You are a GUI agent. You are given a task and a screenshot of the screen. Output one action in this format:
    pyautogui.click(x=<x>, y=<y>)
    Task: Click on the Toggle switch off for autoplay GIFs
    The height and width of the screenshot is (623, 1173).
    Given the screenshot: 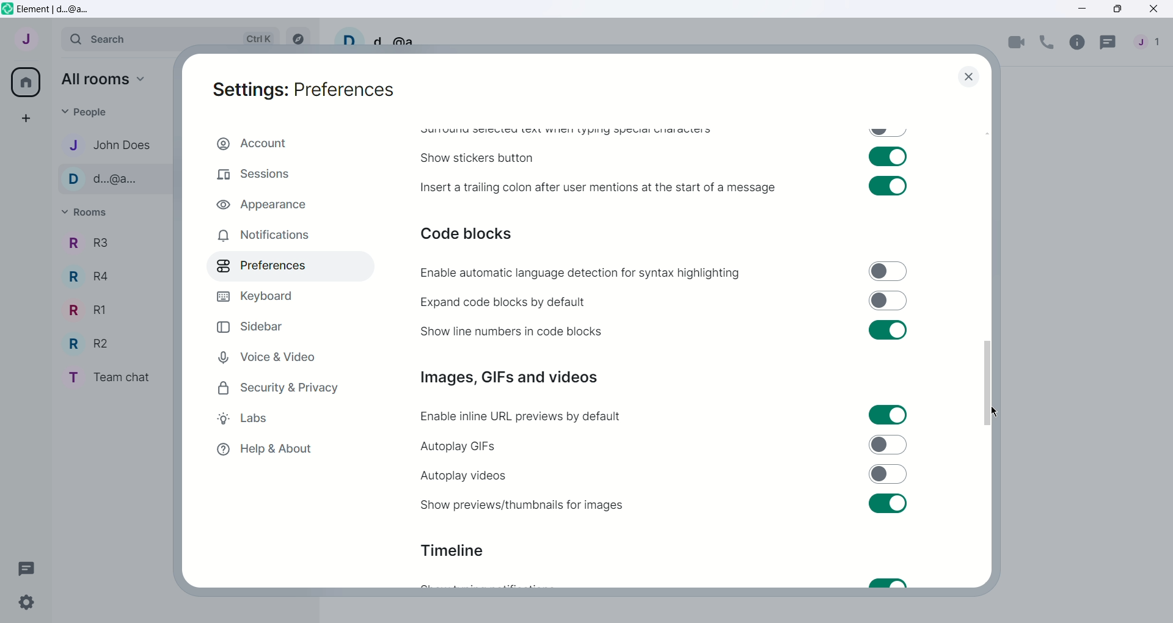 What is the action you would take?
    pyautogui.click(x=888, y=445)
    